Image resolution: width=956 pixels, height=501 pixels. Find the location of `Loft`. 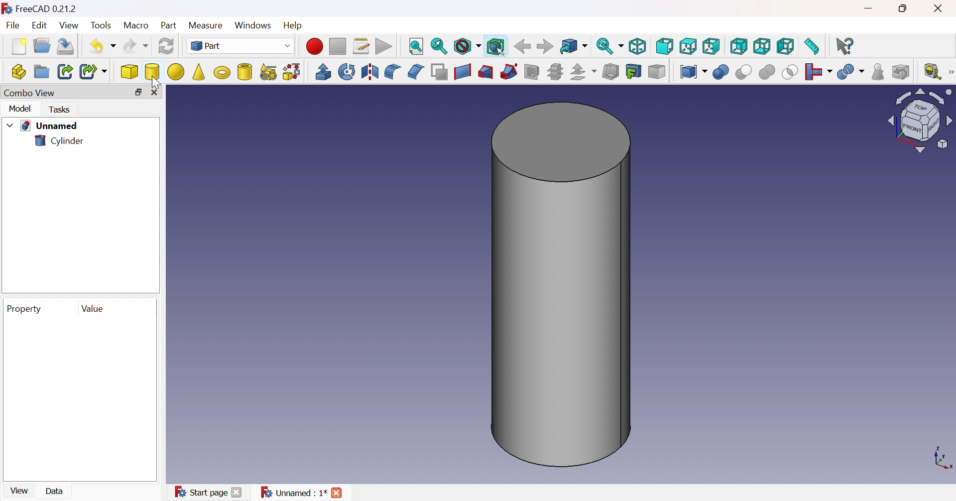

Loft is located at coordinates (484, 73).